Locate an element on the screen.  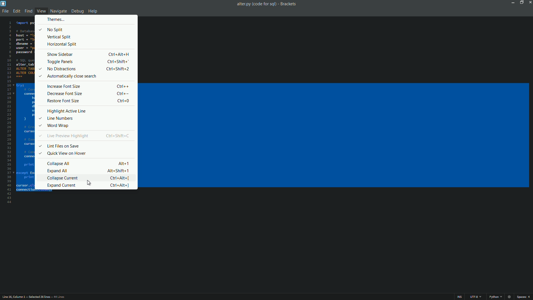
file name is located at coordinates (256, 4).